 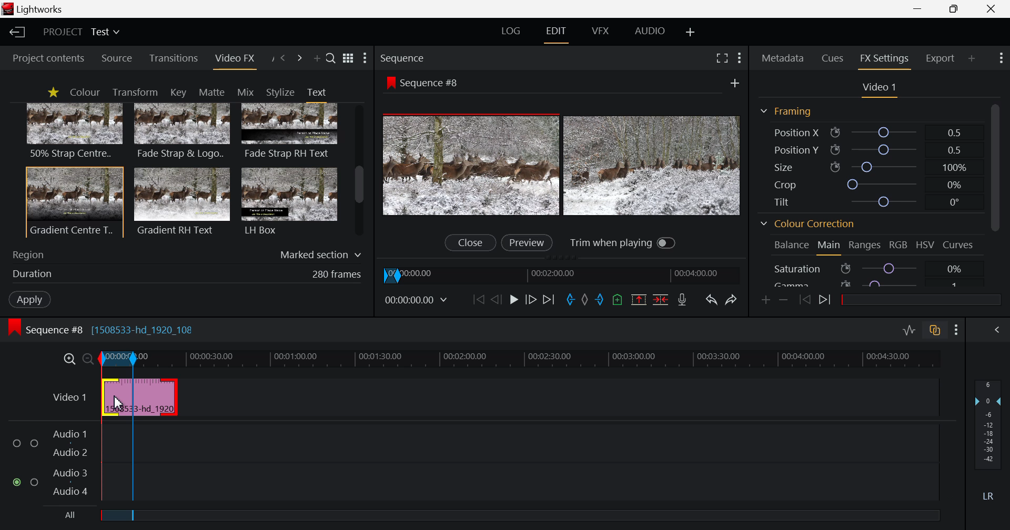 What do you see at coordinates (711, 300) in the screenshot?
I see `Undo` at bounding box center [711, 300].